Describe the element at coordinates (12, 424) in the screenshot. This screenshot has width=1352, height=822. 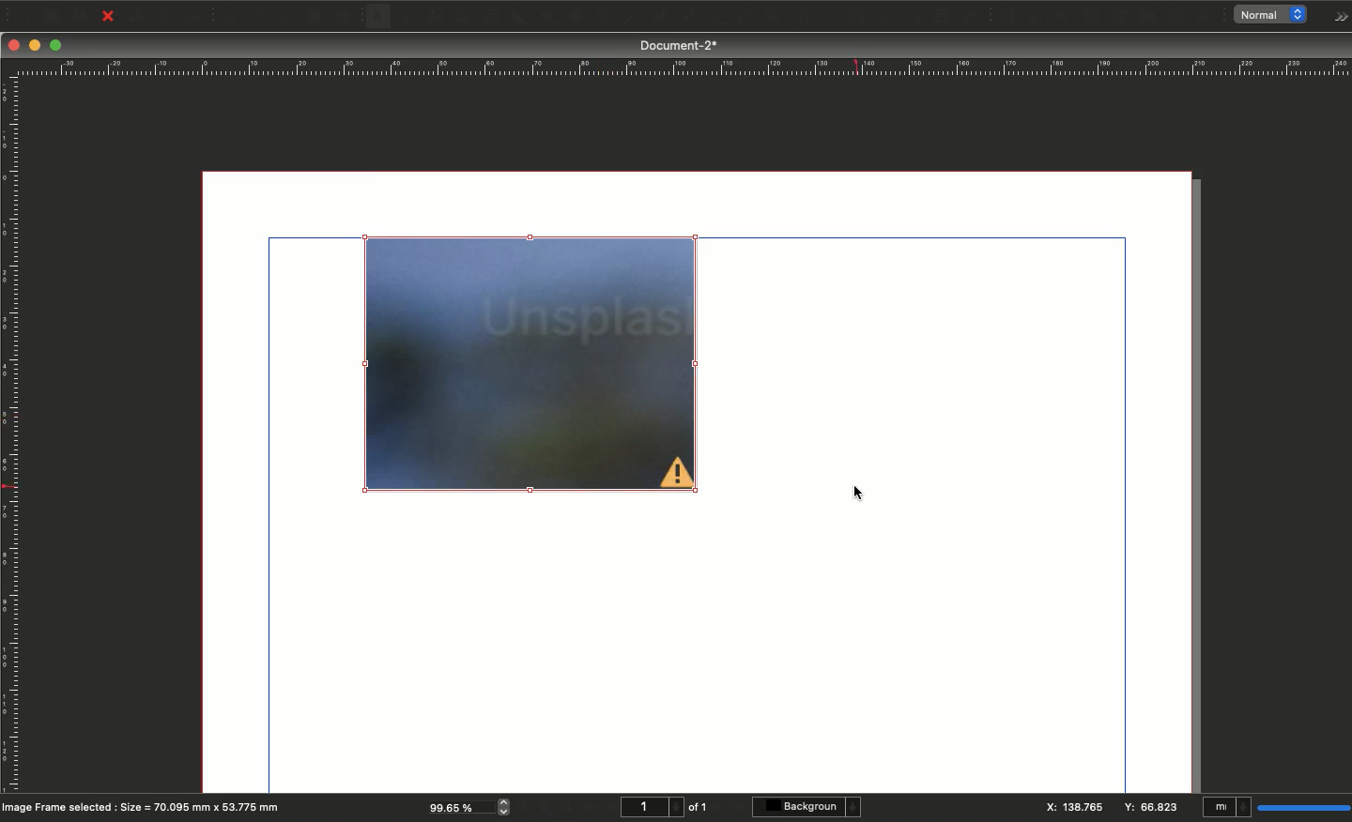
I see `Ruler` at that location.